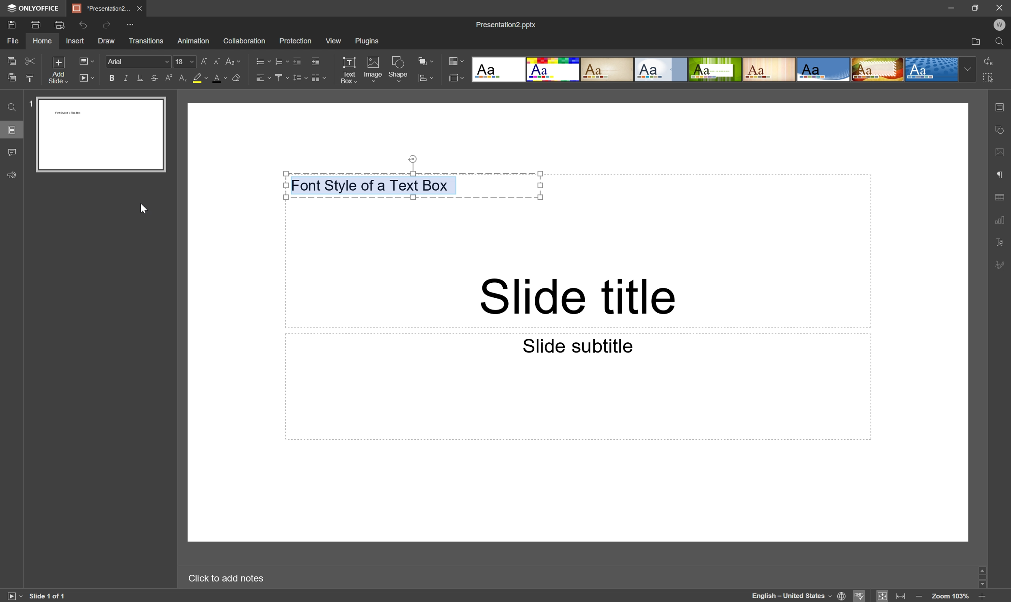 The image size is (1011, 602). What do you see at coordinates (217, 59) in the screenshot?
I see `Decrement font size` at bounding box center [217, 59].